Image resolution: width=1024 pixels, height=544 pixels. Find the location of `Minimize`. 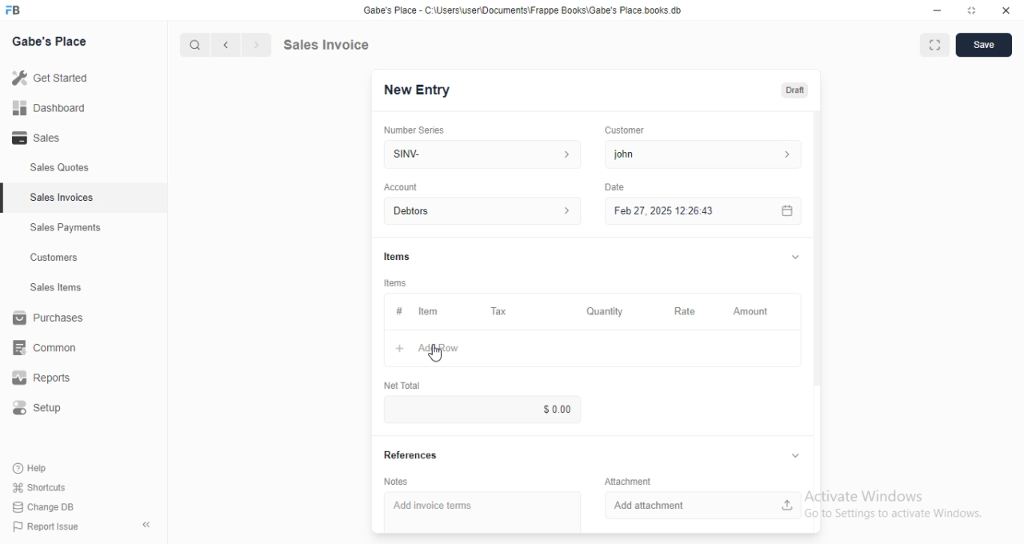

Minimize is located at coordinates (935, 11).